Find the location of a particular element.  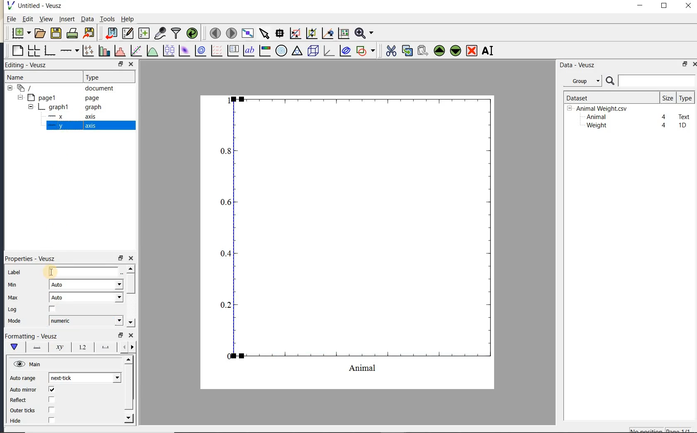

copy the selected widget is located at coordinates (406, 51).